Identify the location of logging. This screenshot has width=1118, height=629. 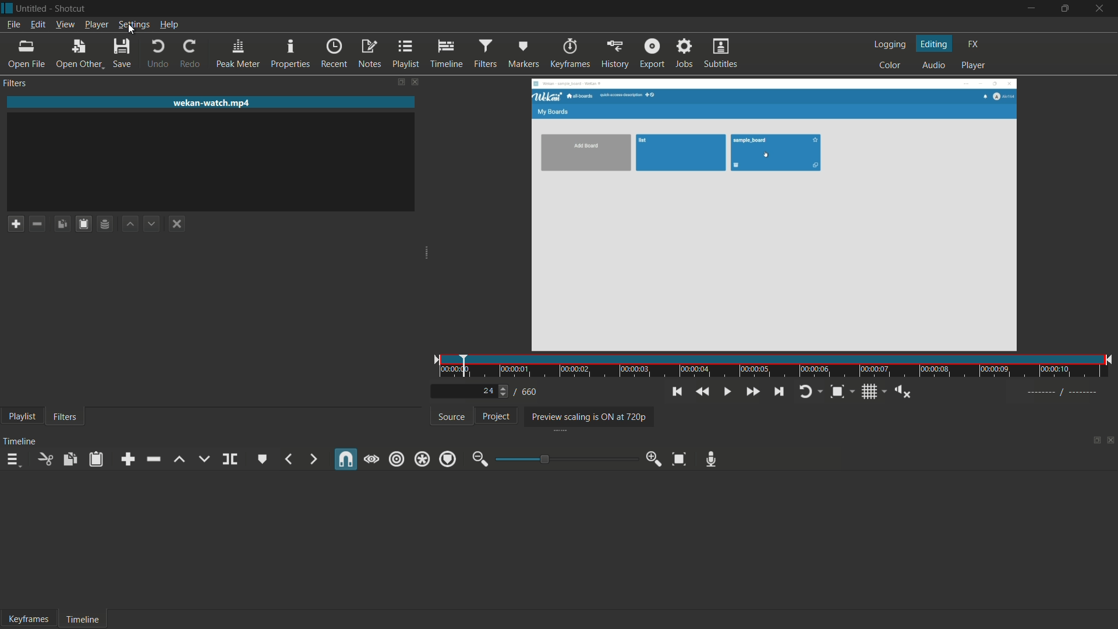
(889, 44).